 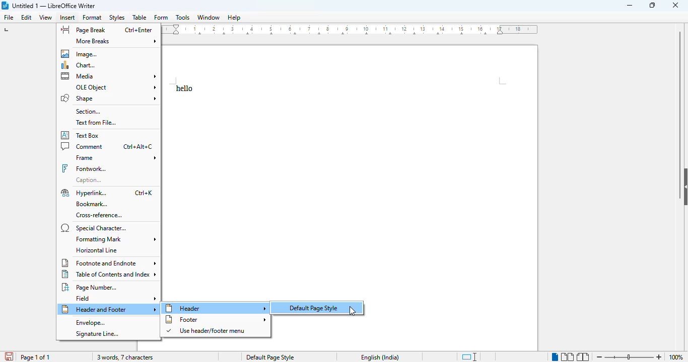 I want to click on horizontal line, so click(x=98, y=250).